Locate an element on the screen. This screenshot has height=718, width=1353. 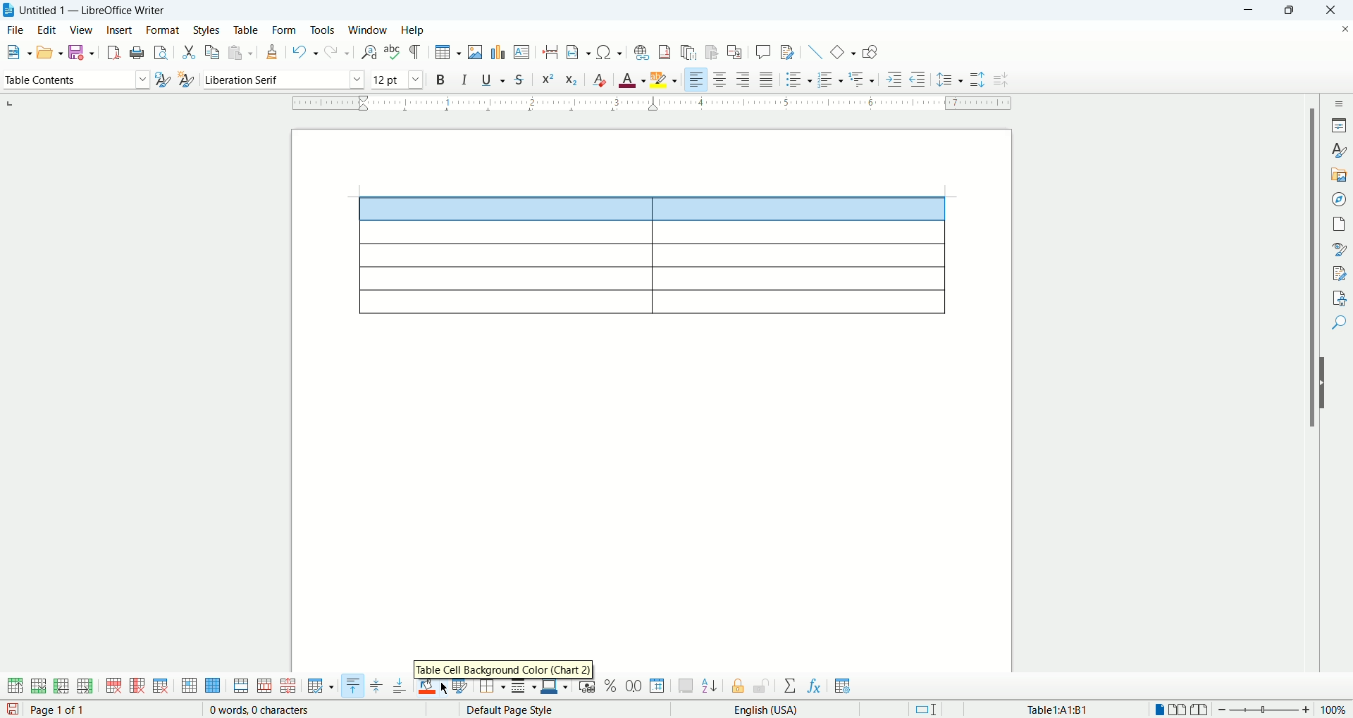
page is located at coordinates (1339, 223).